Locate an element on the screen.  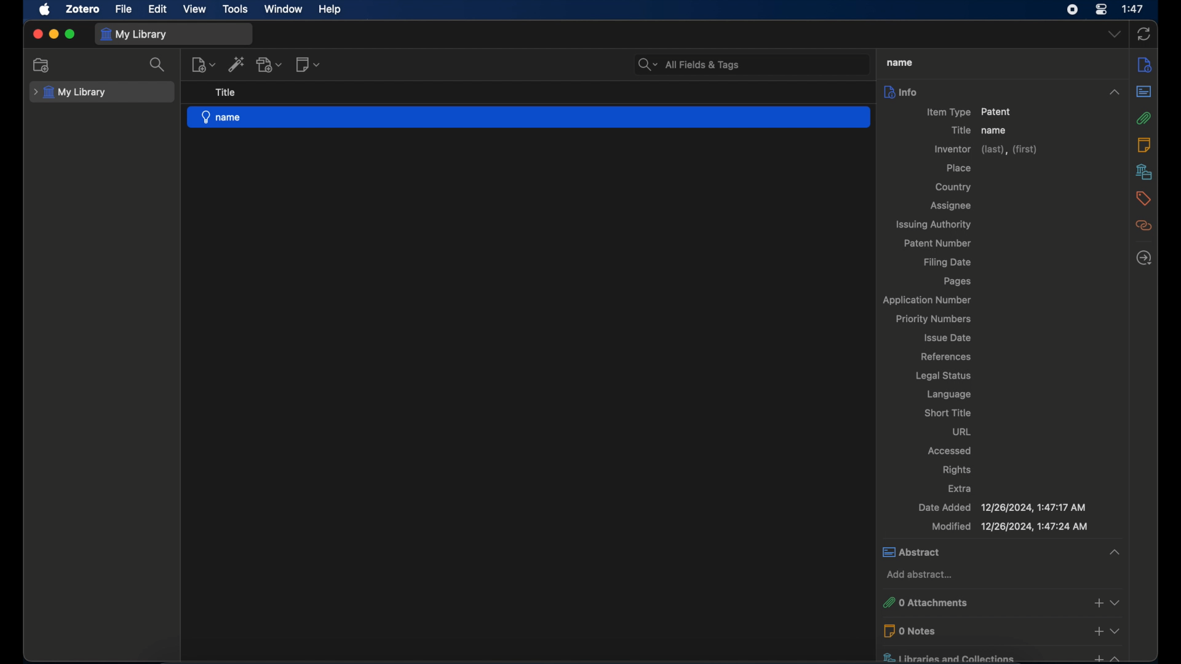
filing date is located at coordinates (948, 263).